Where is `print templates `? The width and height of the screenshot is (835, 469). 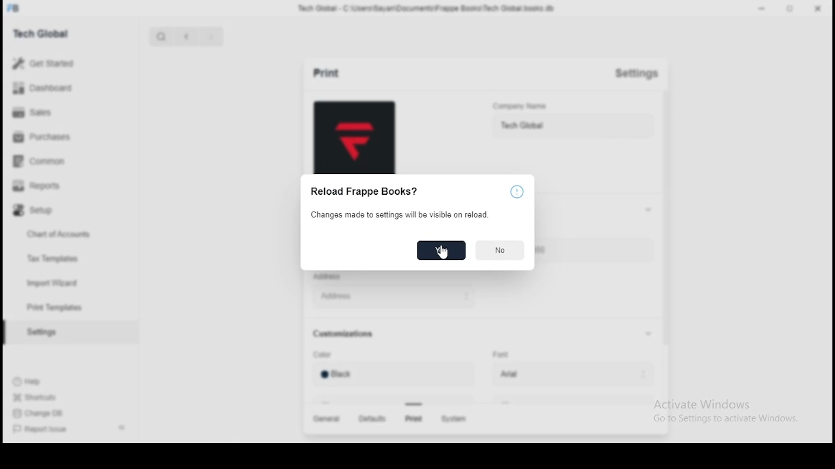
print templates  is located at coordinates (57, 307).